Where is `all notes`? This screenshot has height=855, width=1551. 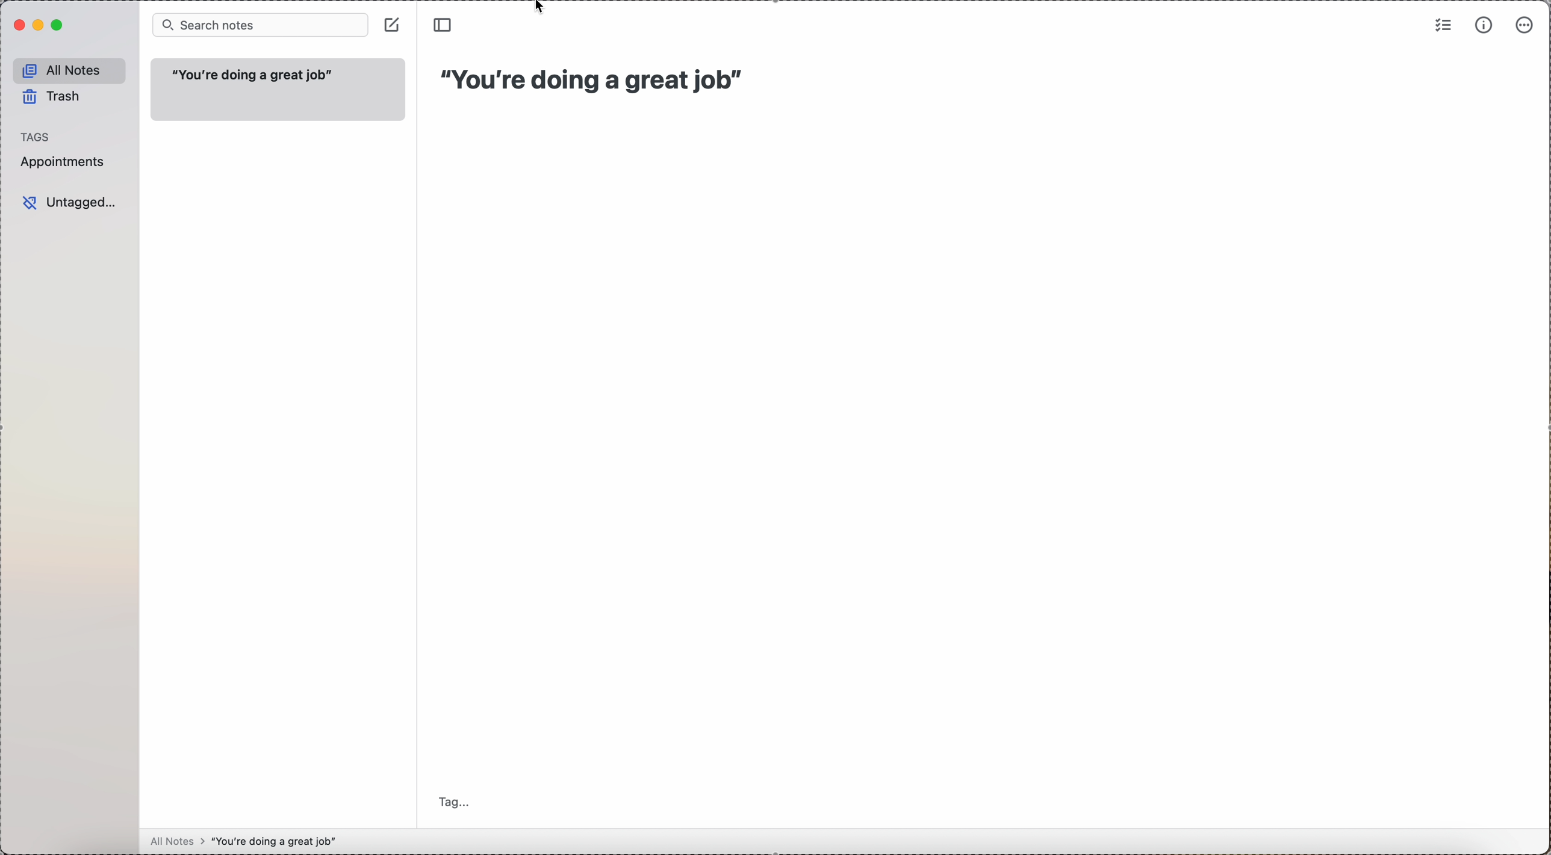 all notes is located at coordinates (70, 69).